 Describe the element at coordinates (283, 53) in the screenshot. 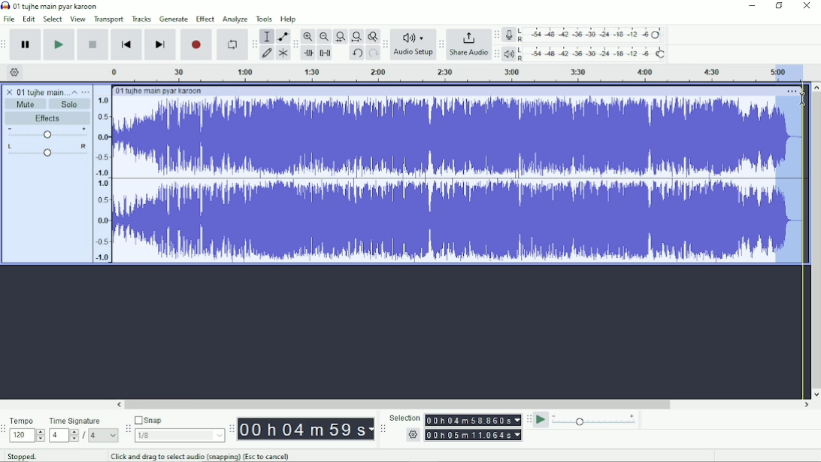

I see `Multi-tool` at that location.